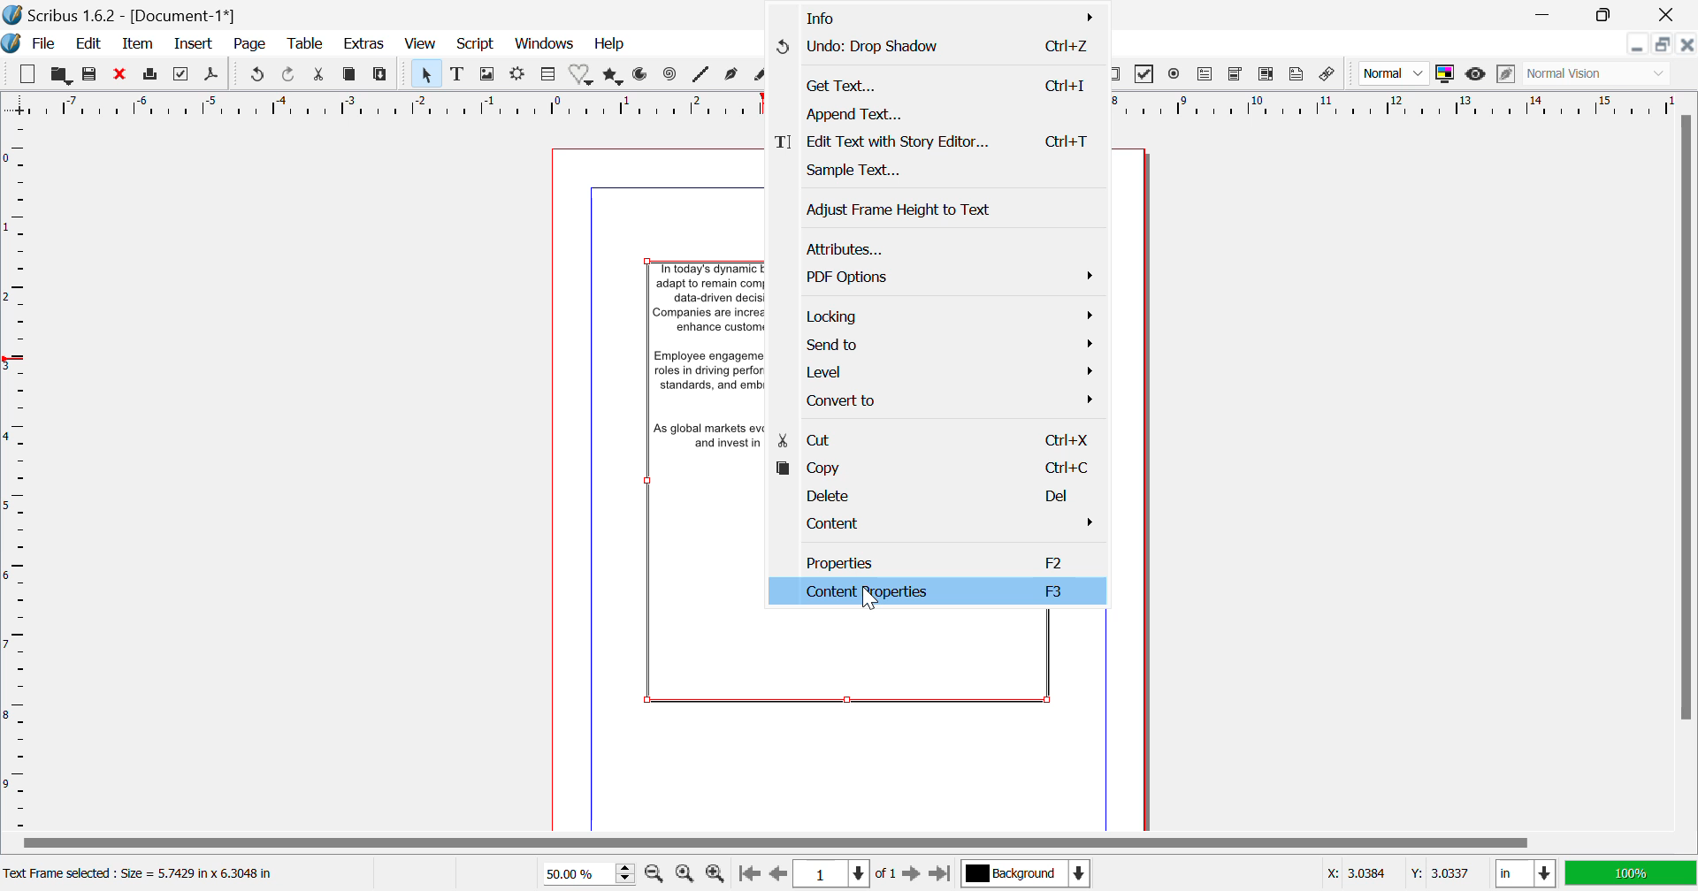 The width and height of the screenshot is (1698, 891). Describe the element at coordinates (92, 74) in the screenshot. I see `Save` at that location.